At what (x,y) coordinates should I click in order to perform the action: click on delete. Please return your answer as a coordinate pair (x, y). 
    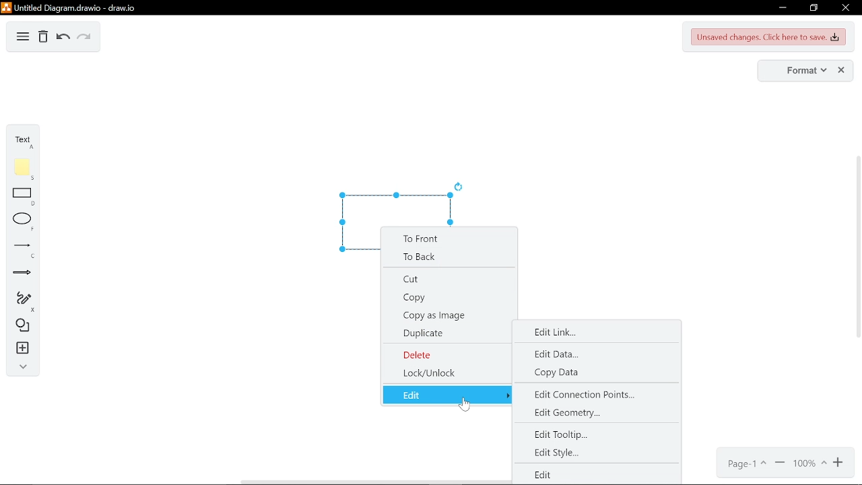
    Looking at the image, I should click on (446, 354).